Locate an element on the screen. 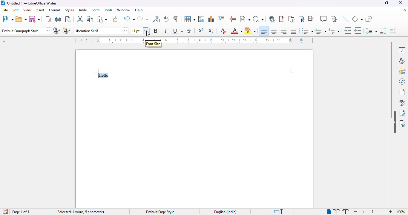 The width and height of the screenshot is (408, 215). bold is located at coordinates (156, 31).